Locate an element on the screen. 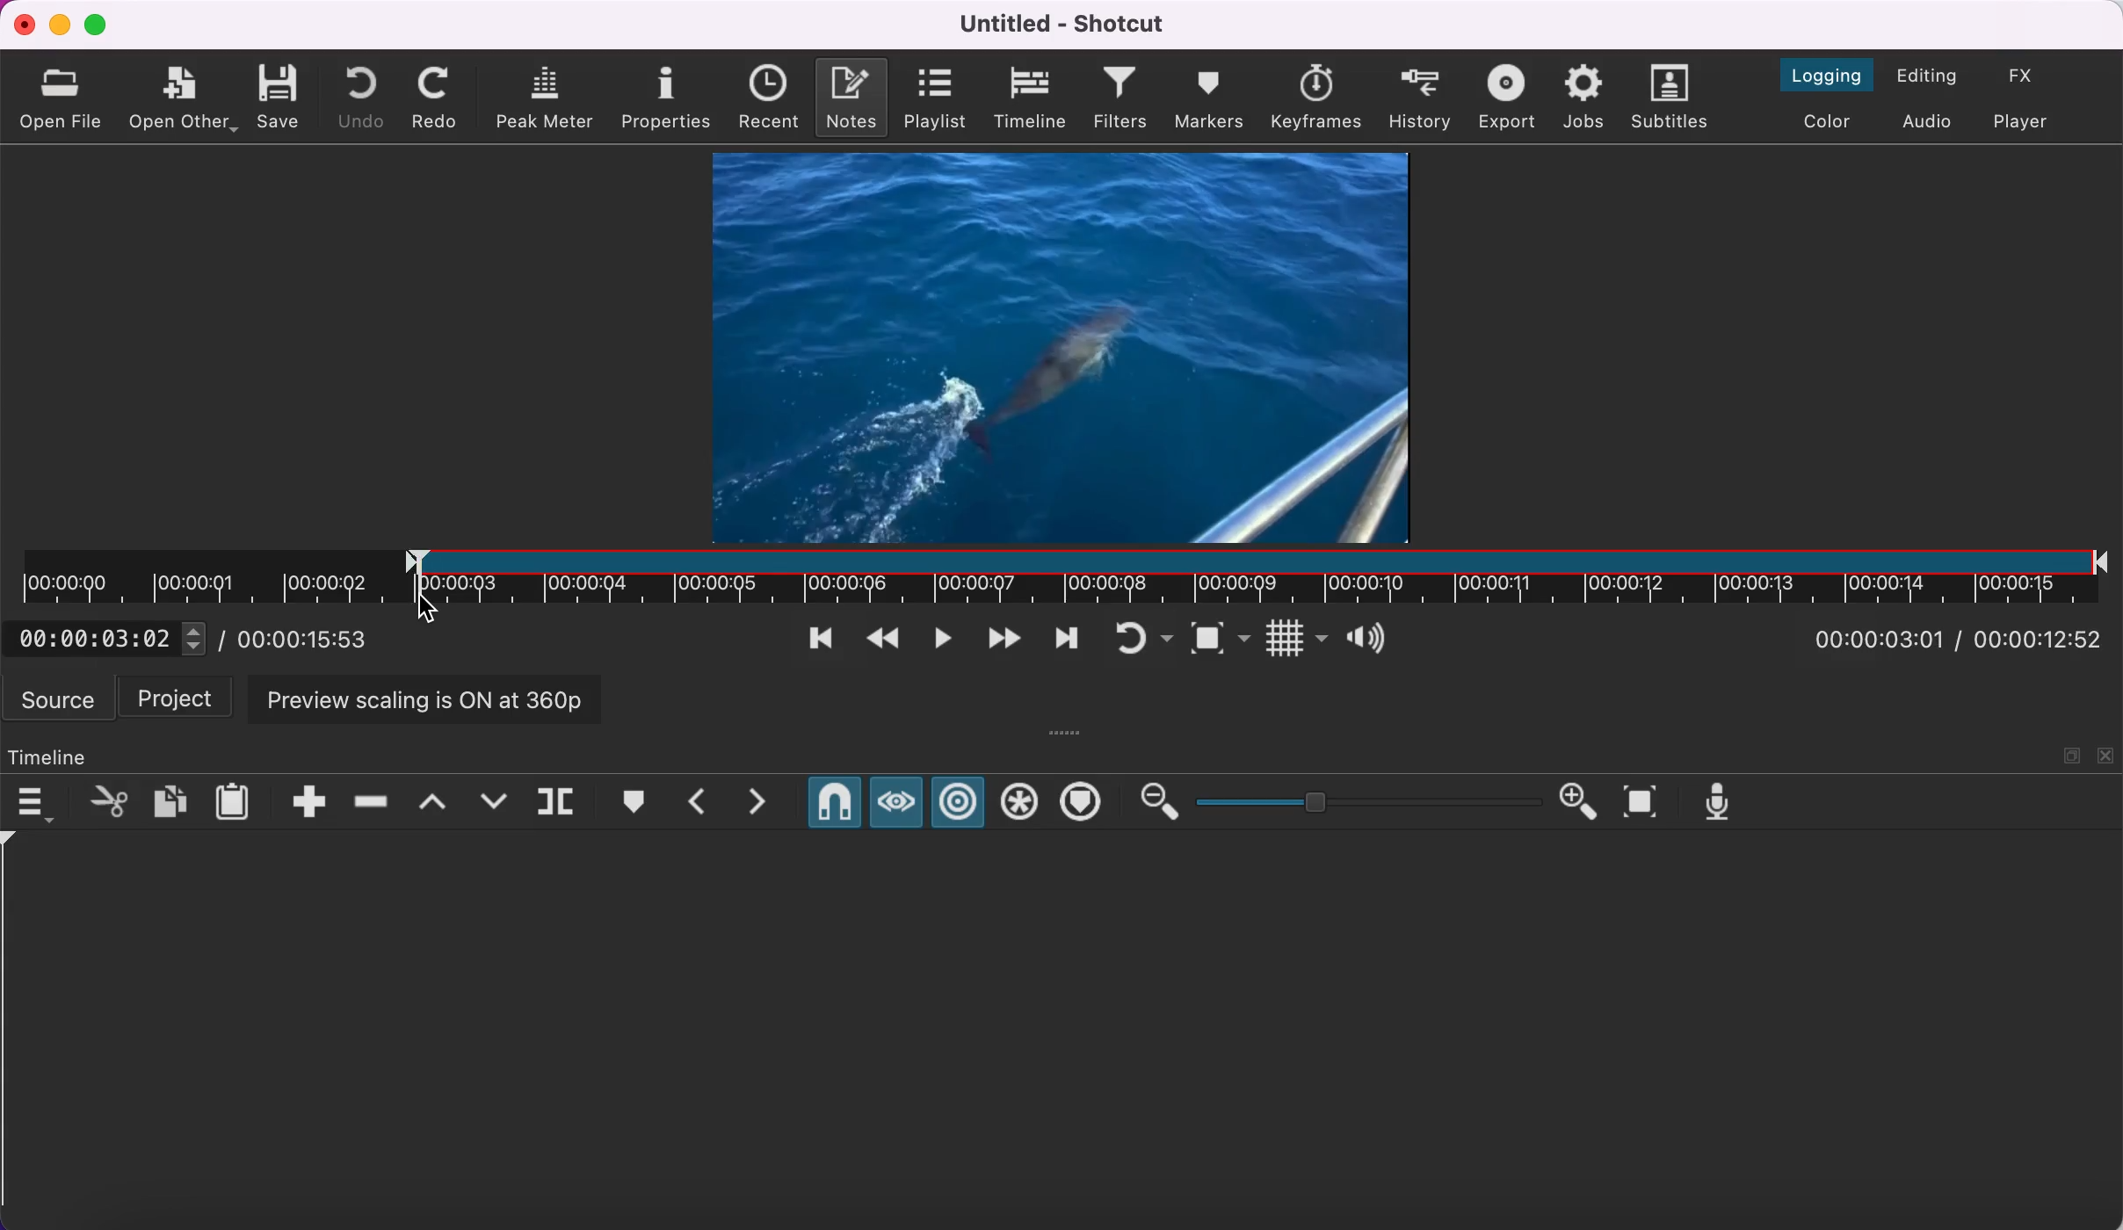 The image size is (2123, 1230). lift is located at coordinates (429, 802).